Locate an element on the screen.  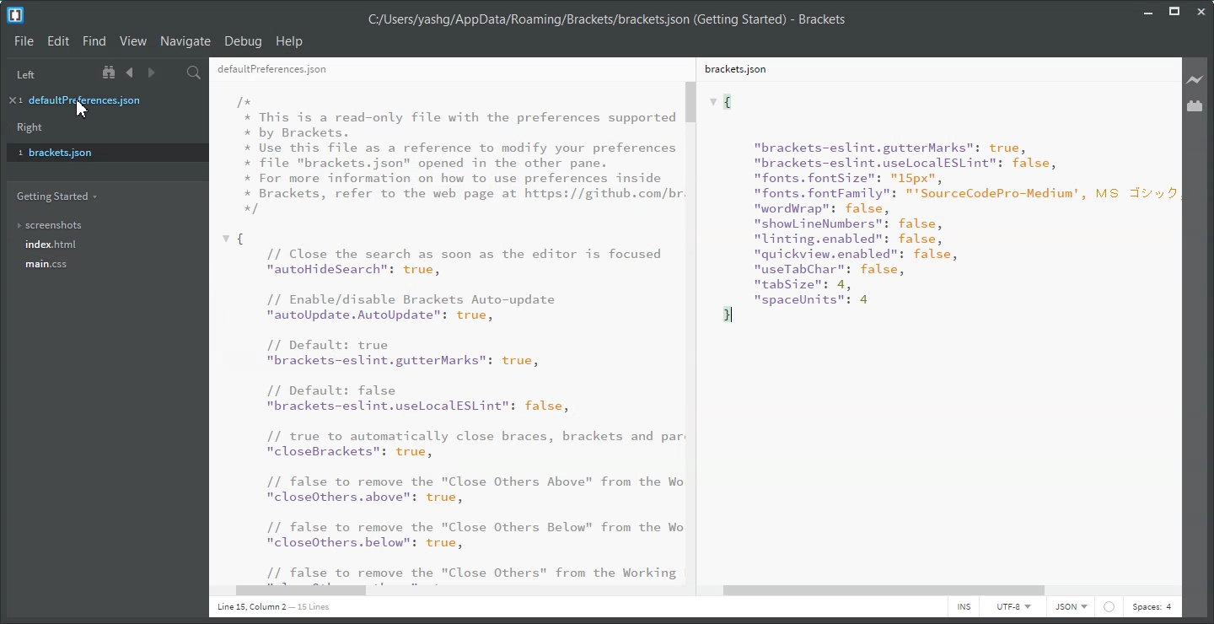
Left Panel is located at coordinates (25, 73).